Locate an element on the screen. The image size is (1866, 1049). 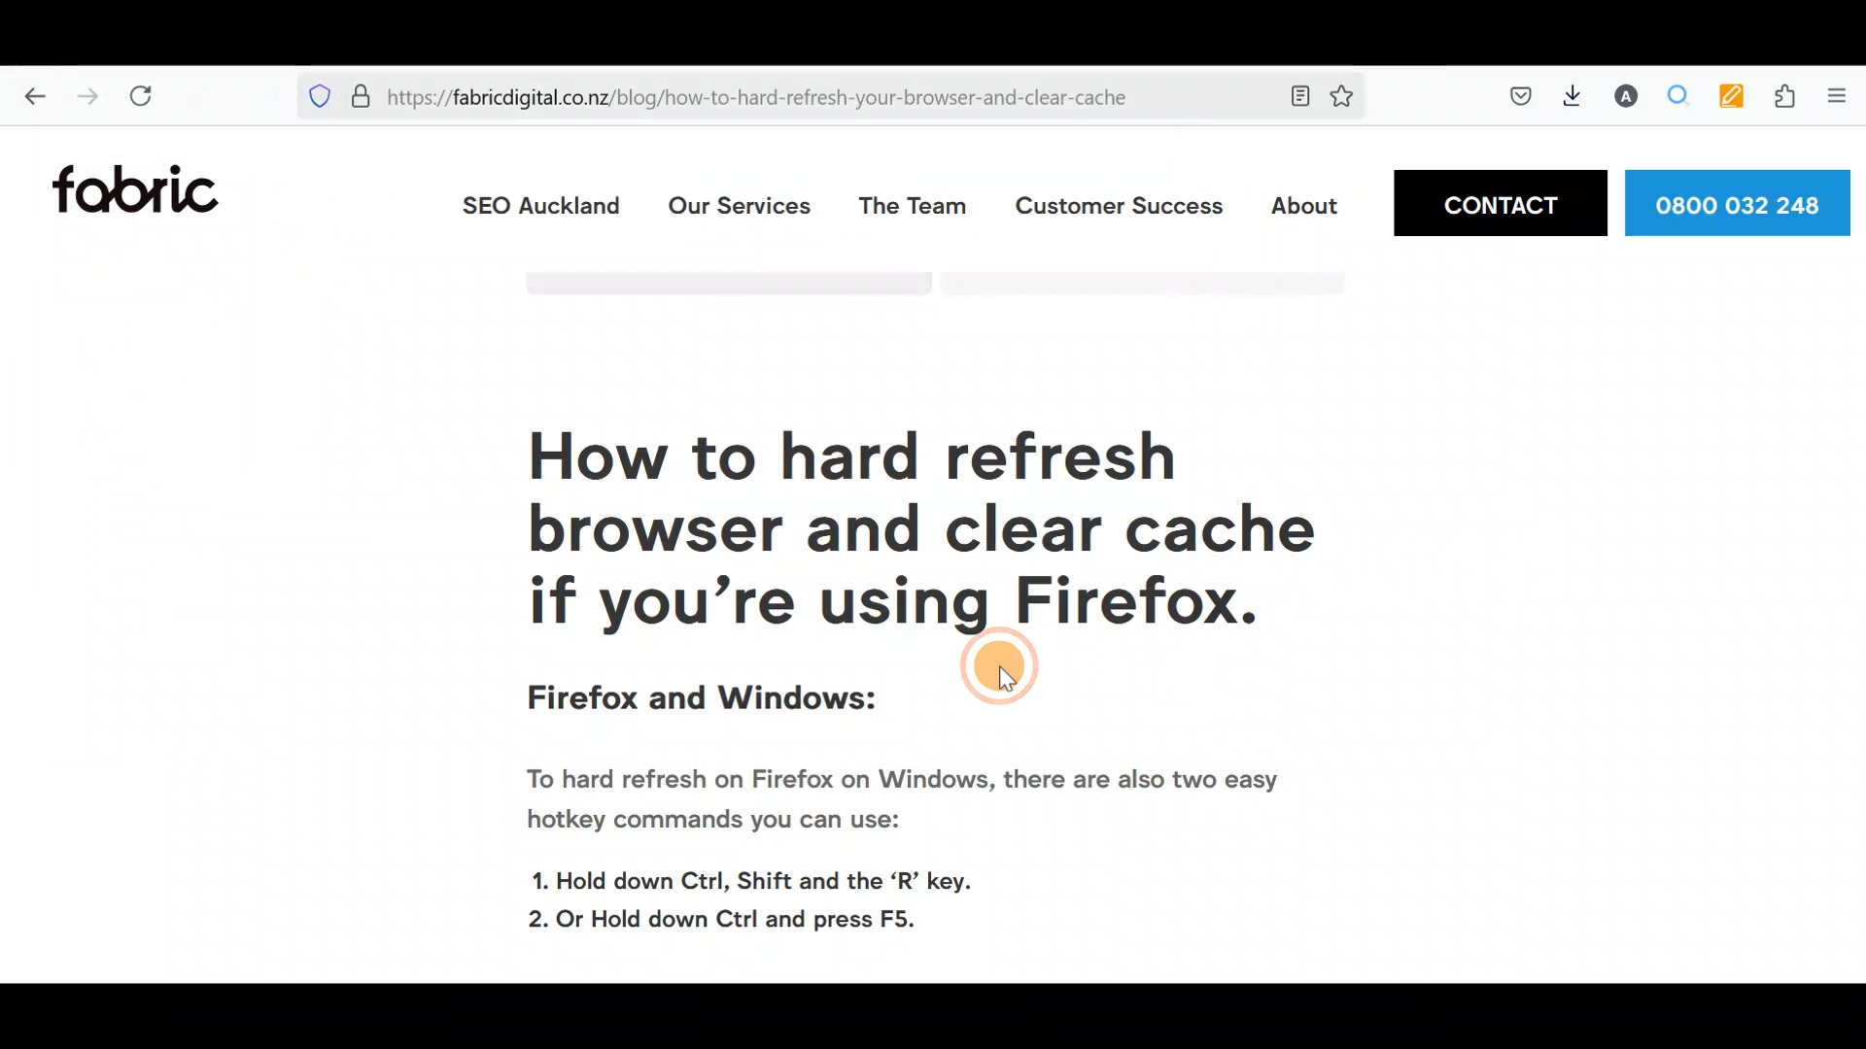
Toggle reader view is located at coordinates (1304, 95).